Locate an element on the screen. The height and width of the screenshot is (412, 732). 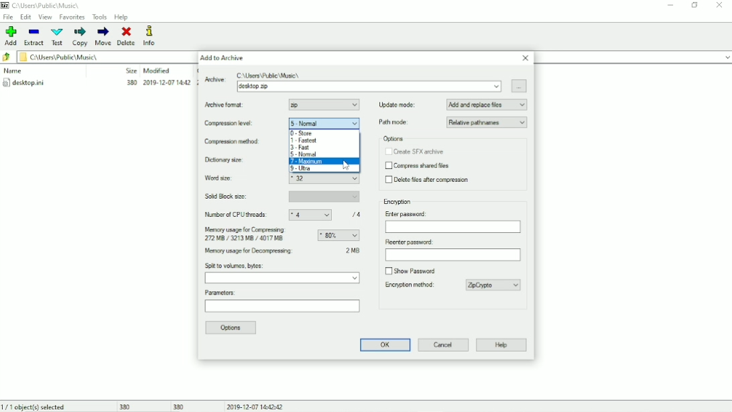
Path mode is located at coordinates (452, 123).